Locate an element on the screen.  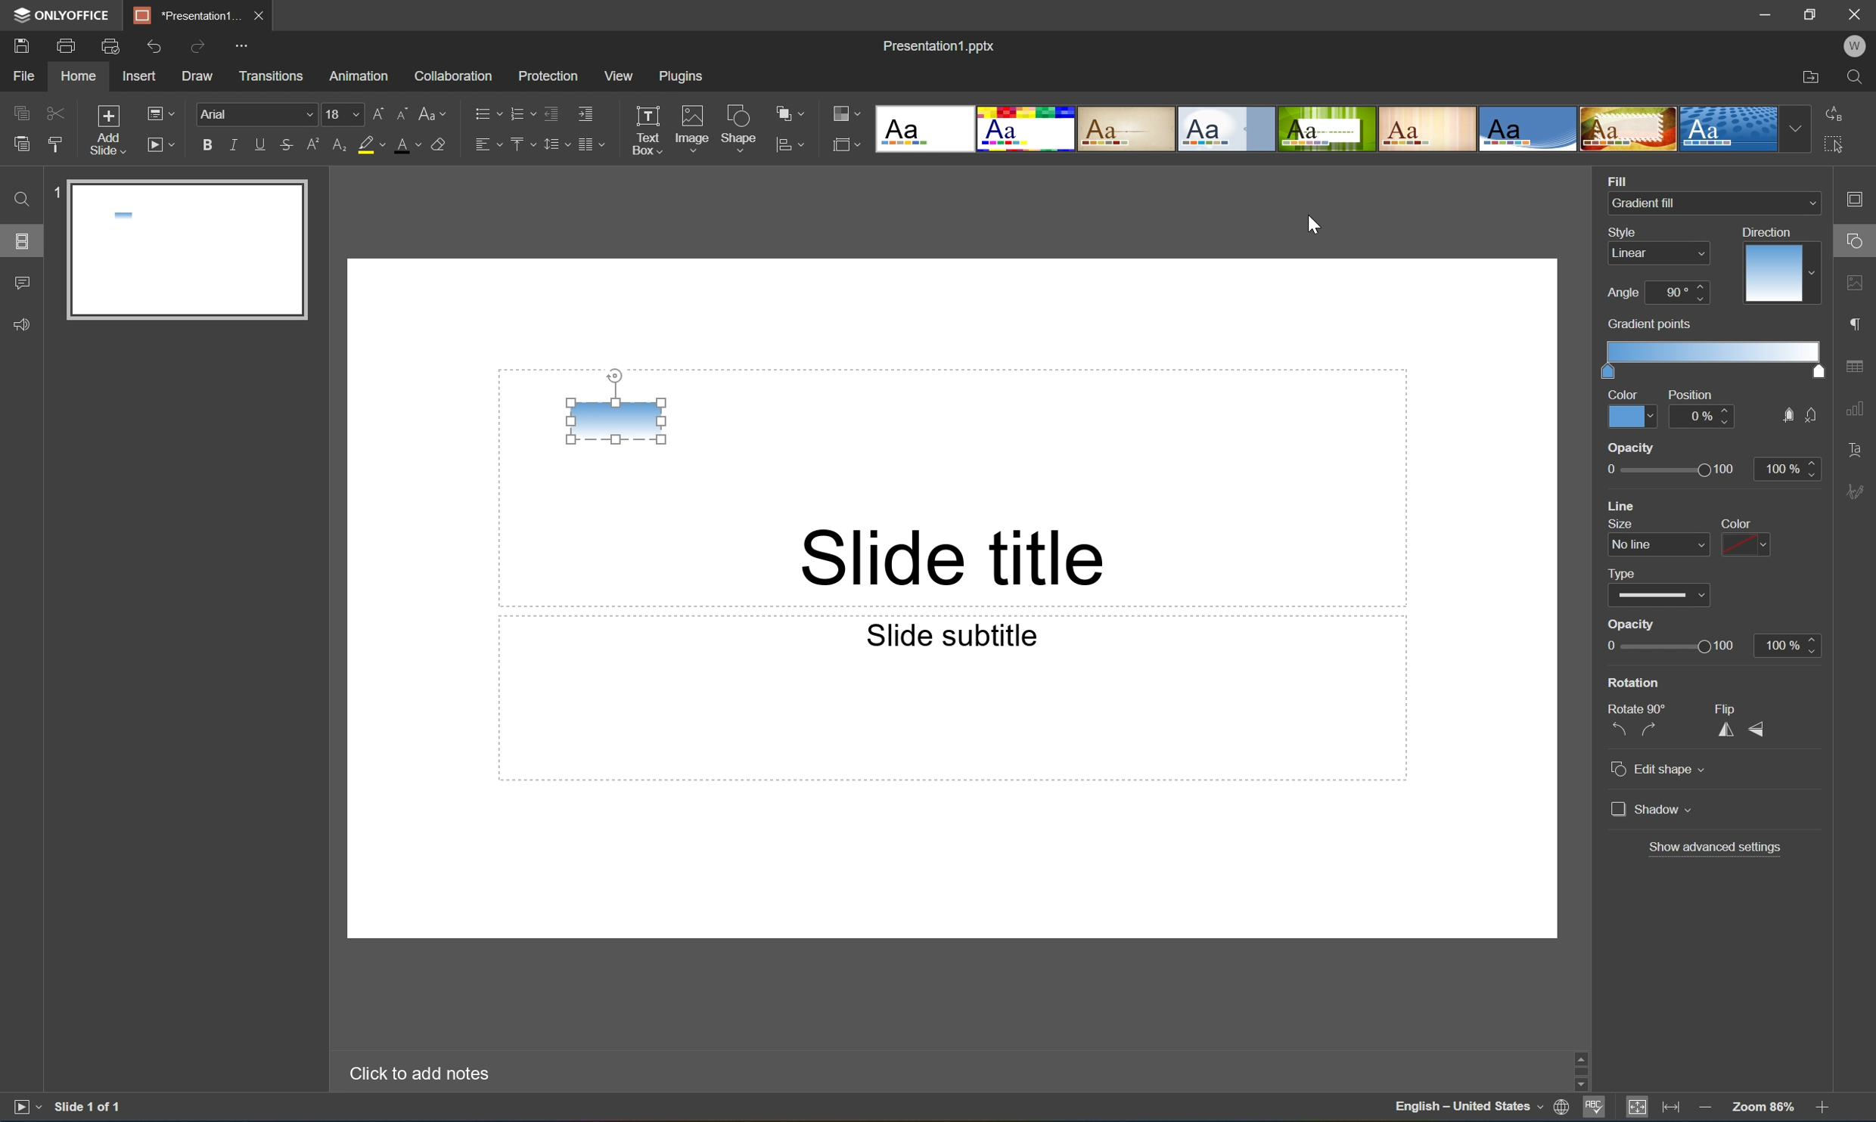
Scroll Bar is located at coordinates (1819, 1068).